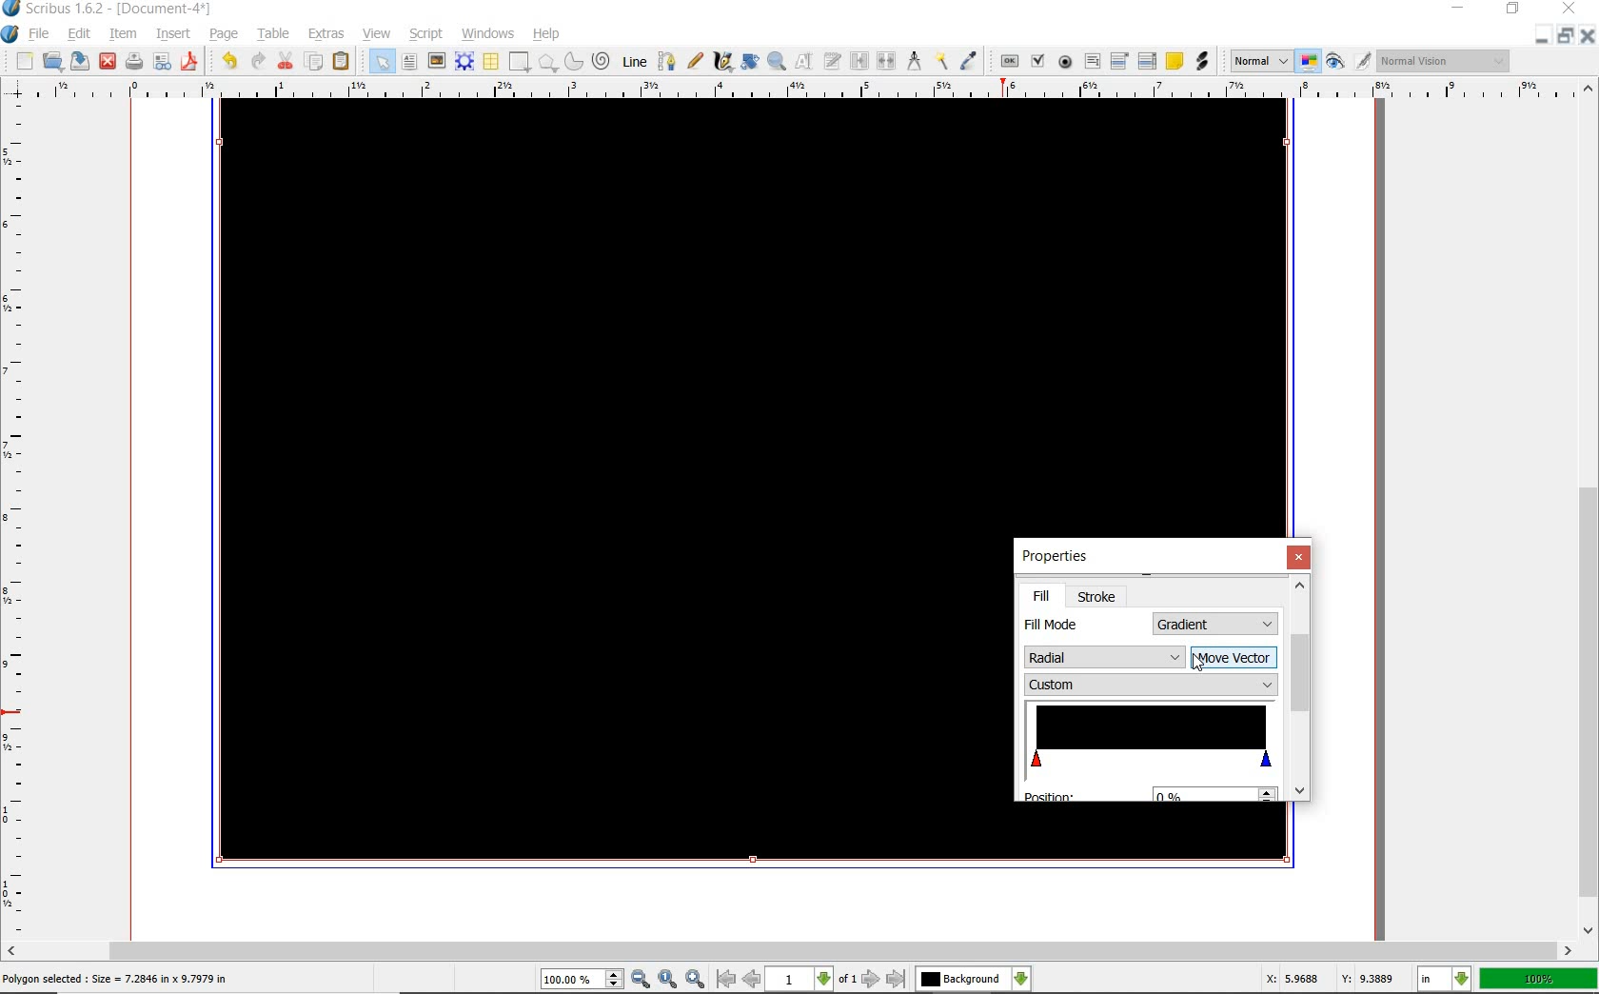 The image size is (1599, 994). Describe the element at coordinates (1538, 979) in the screenshot. I see `100%` at that location.